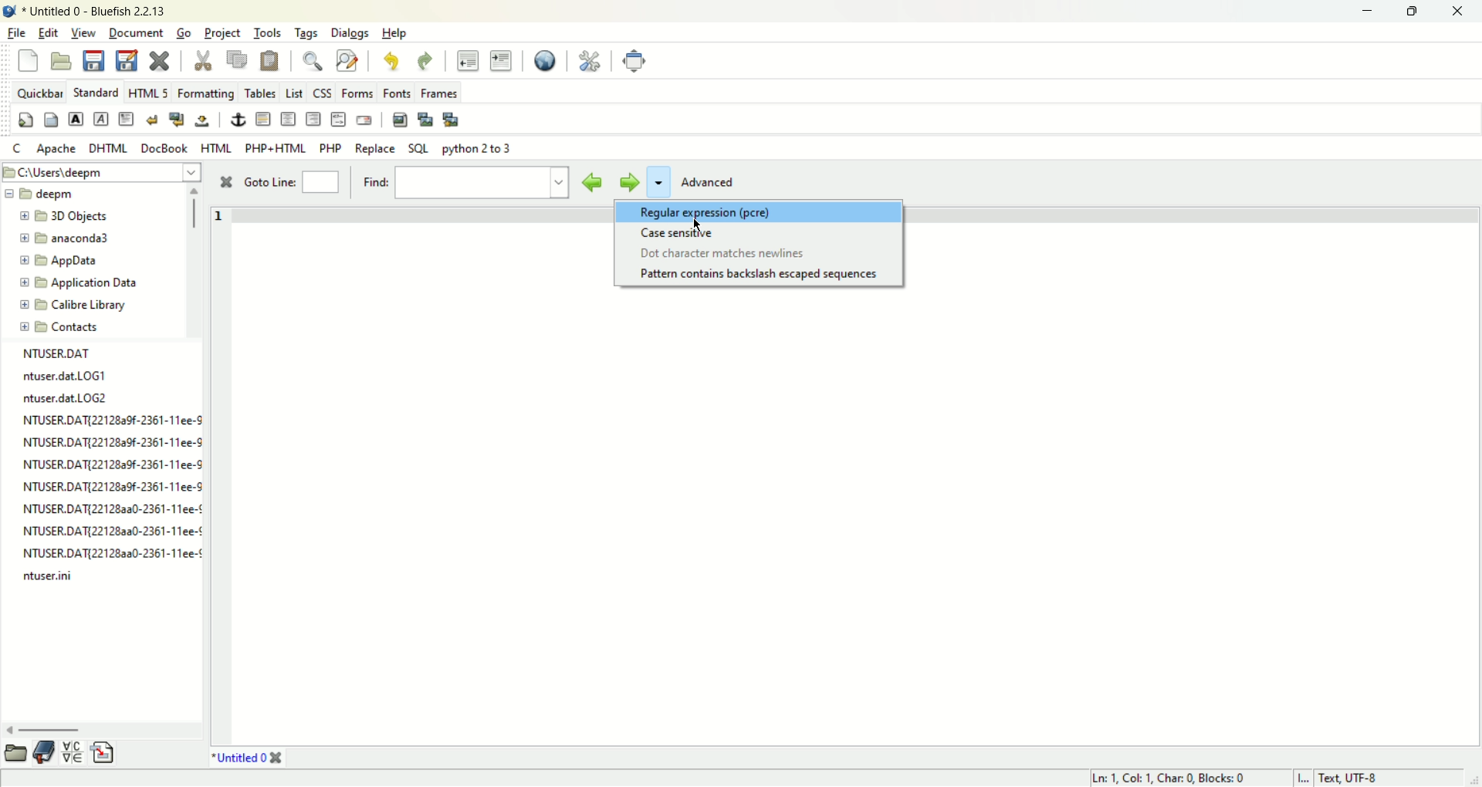 This screenshot has width=1482, height=787. I want to click on charmap, so click(73, 754).